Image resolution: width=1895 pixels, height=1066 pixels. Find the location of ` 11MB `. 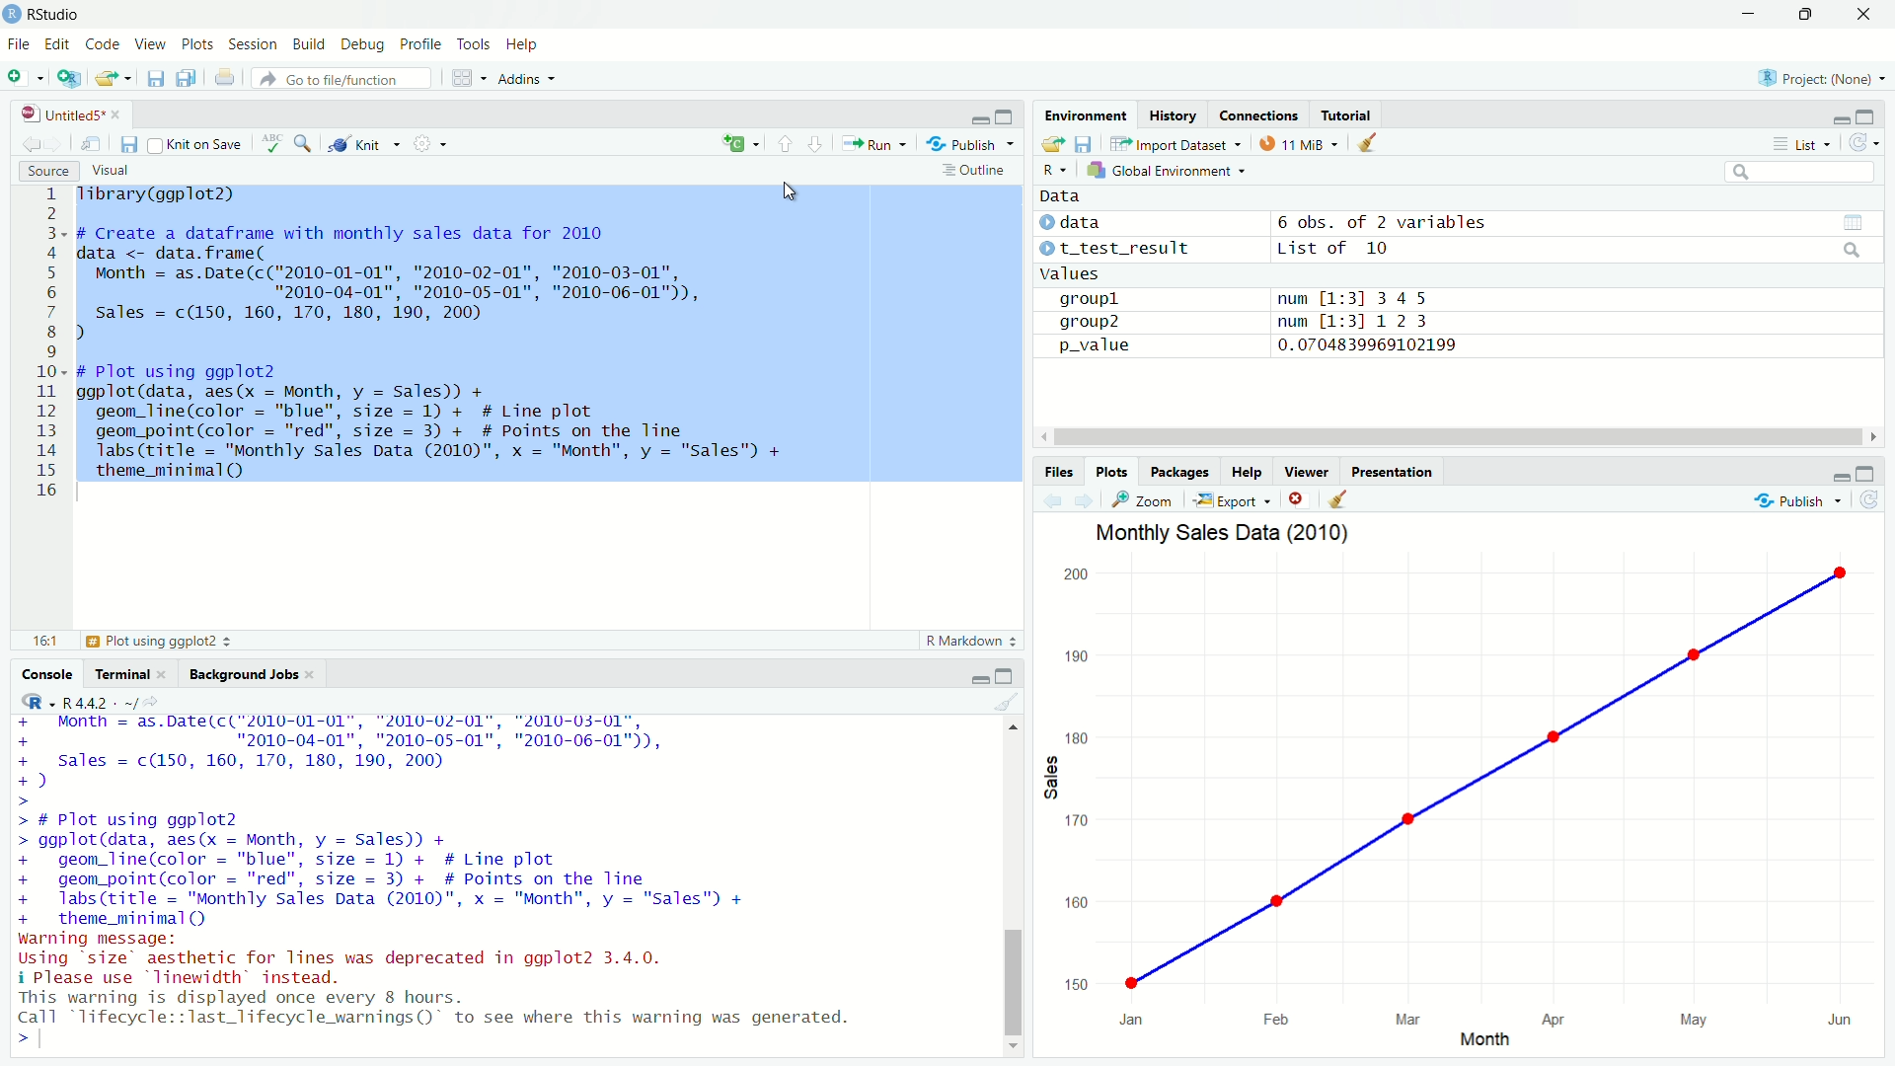

 11MB  is located at coordinates (1299, 143).